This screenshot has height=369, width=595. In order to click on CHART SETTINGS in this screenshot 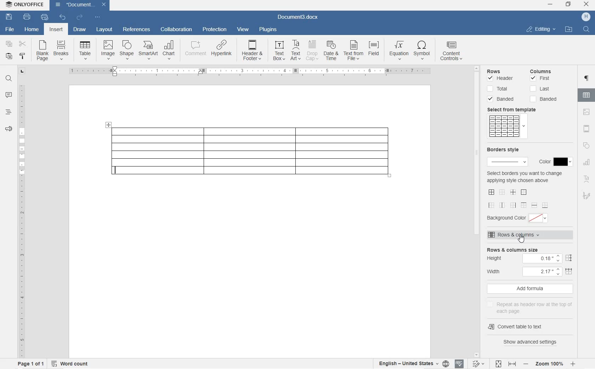, I will do `click(586, 163)`.